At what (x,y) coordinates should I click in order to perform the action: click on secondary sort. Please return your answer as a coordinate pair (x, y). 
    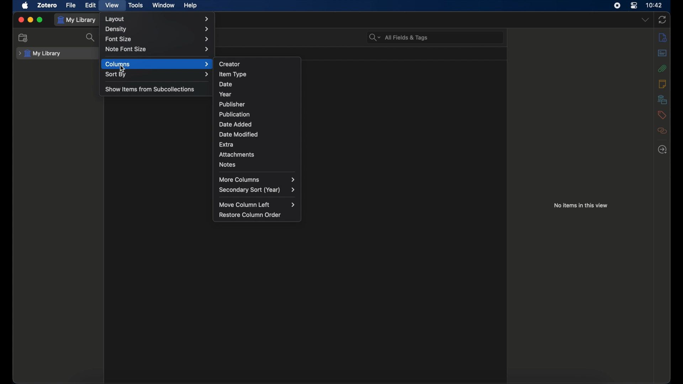
    Looking at the image, I should click on (258, 190).